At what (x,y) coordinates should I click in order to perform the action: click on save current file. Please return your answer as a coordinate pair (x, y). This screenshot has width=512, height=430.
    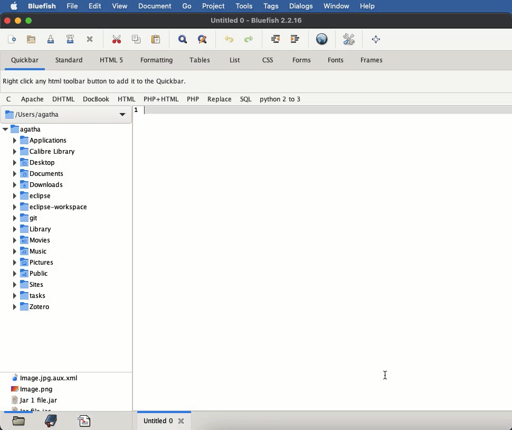
    Looking at the image, I should click on (53, 40).